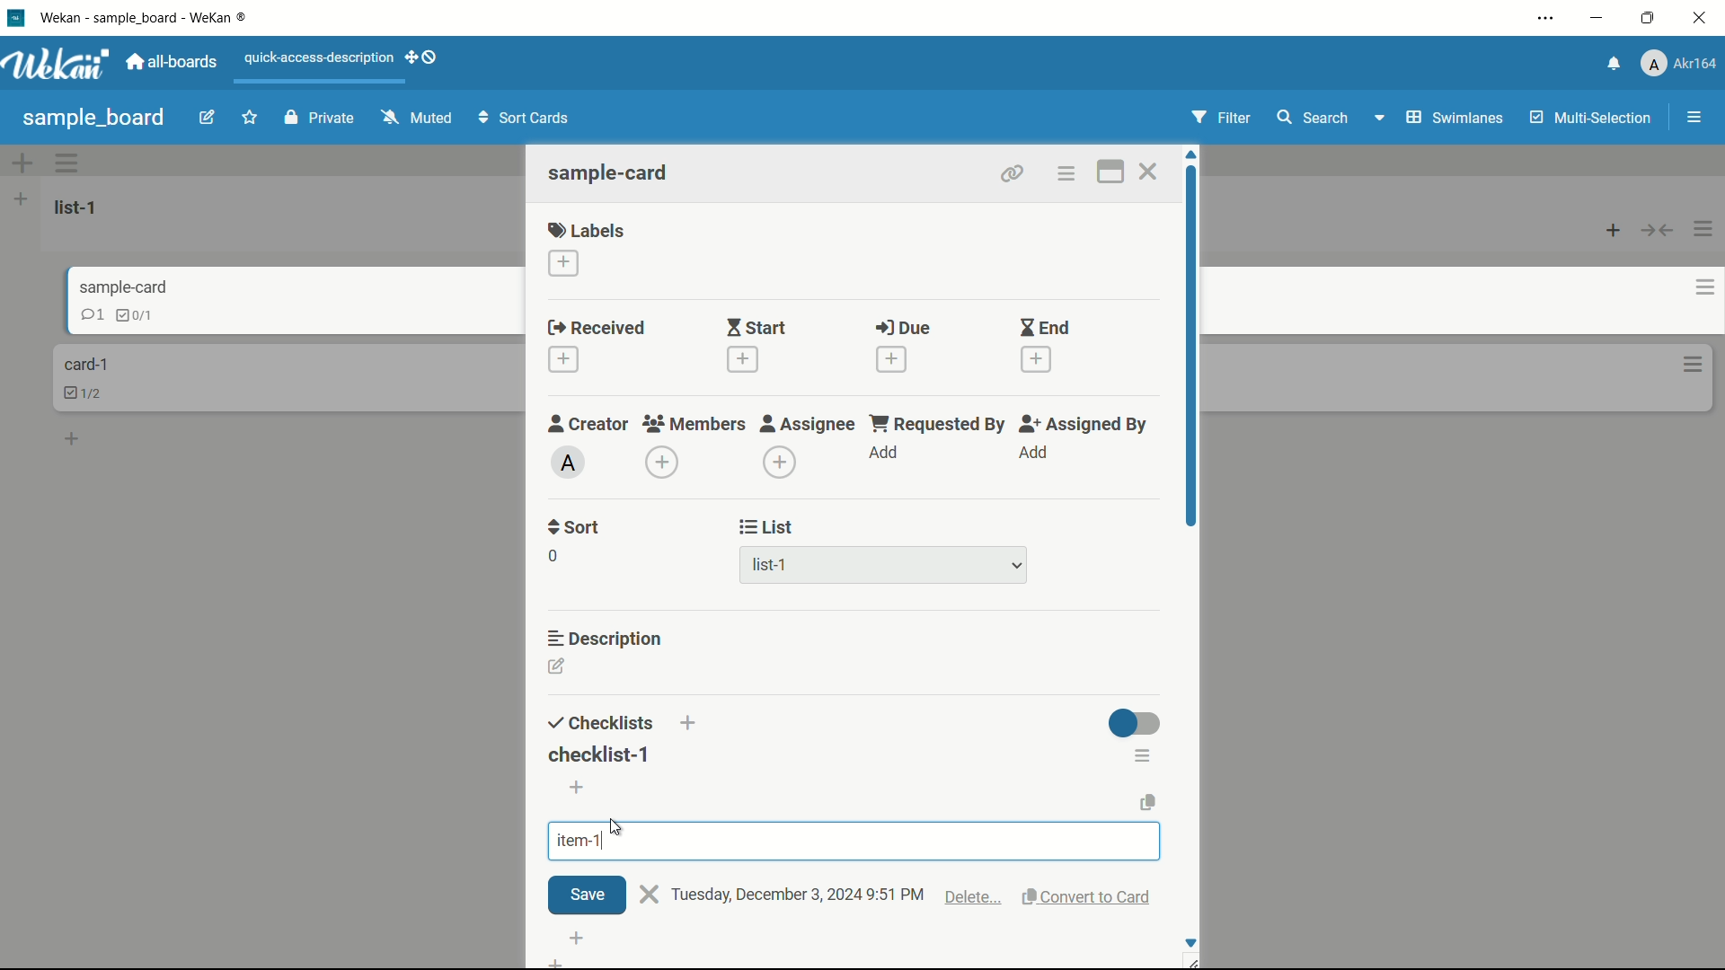  Describe the element at coordinates (578, 788) in the screenshot. I see `add item` at that location.